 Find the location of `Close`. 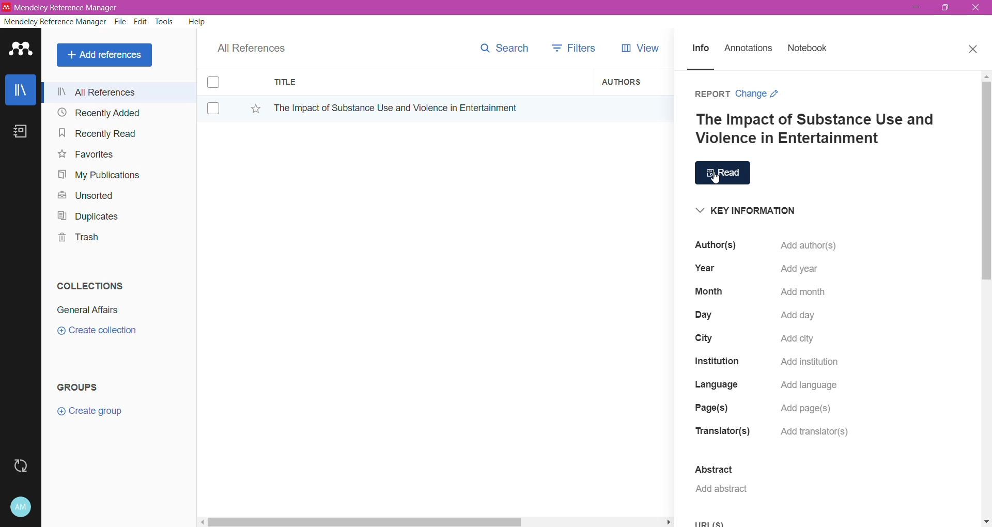

Close is located at coordinates (972, 7).